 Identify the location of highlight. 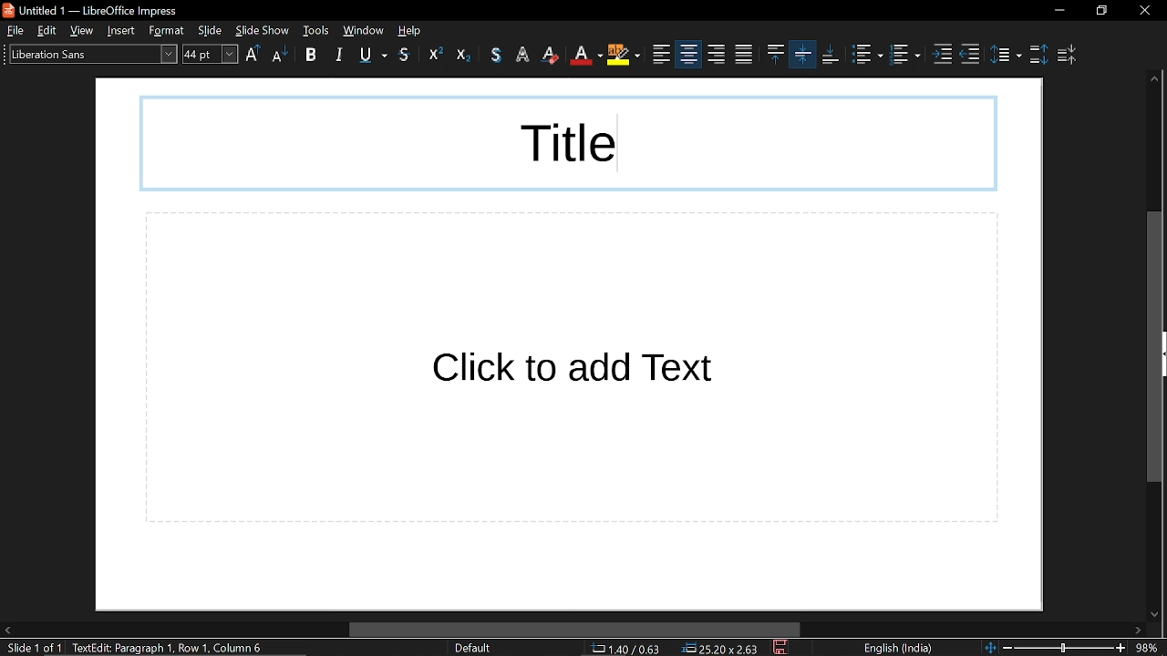
(587, 55).